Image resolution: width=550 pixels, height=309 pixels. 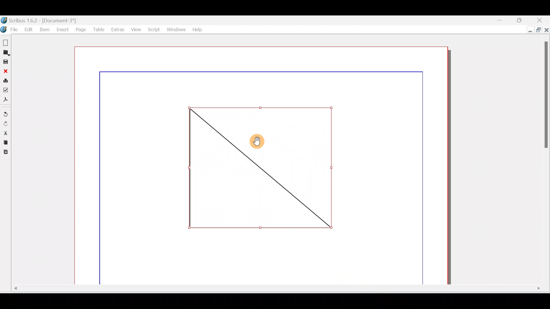 I want to click on Windows, so click(x=175, y=28).